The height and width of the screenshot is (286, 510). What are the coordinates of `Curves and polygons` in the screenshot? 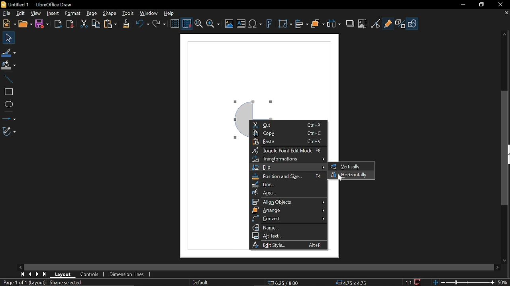 It's located at (10, 131).